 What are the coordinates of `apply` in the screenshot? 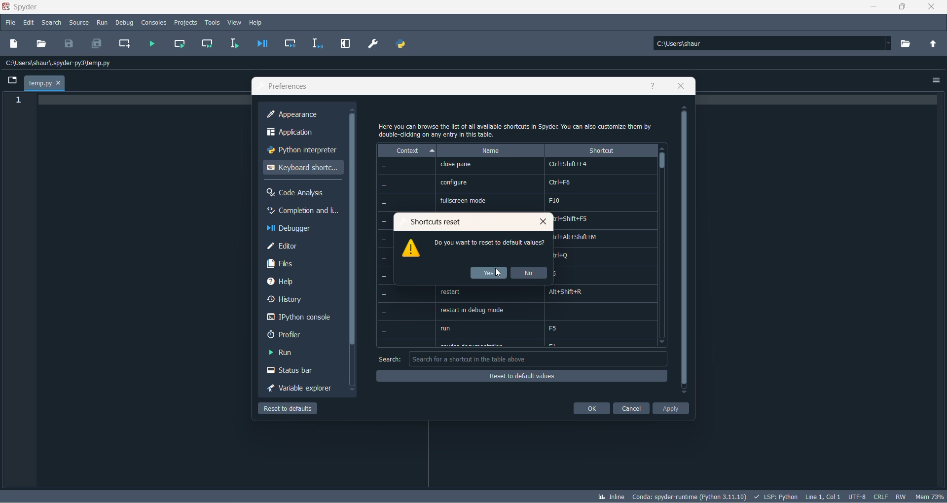 It's located at (670, 409).